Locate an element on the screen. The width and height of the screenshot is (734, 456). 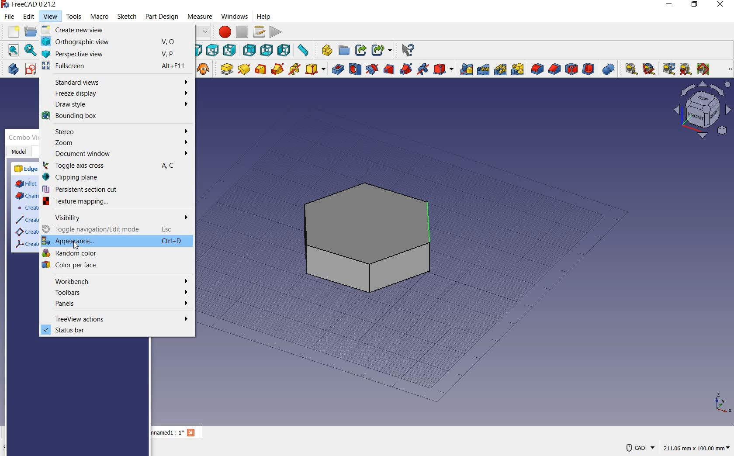
Boolean Operation is located at coordinates (608, 69).